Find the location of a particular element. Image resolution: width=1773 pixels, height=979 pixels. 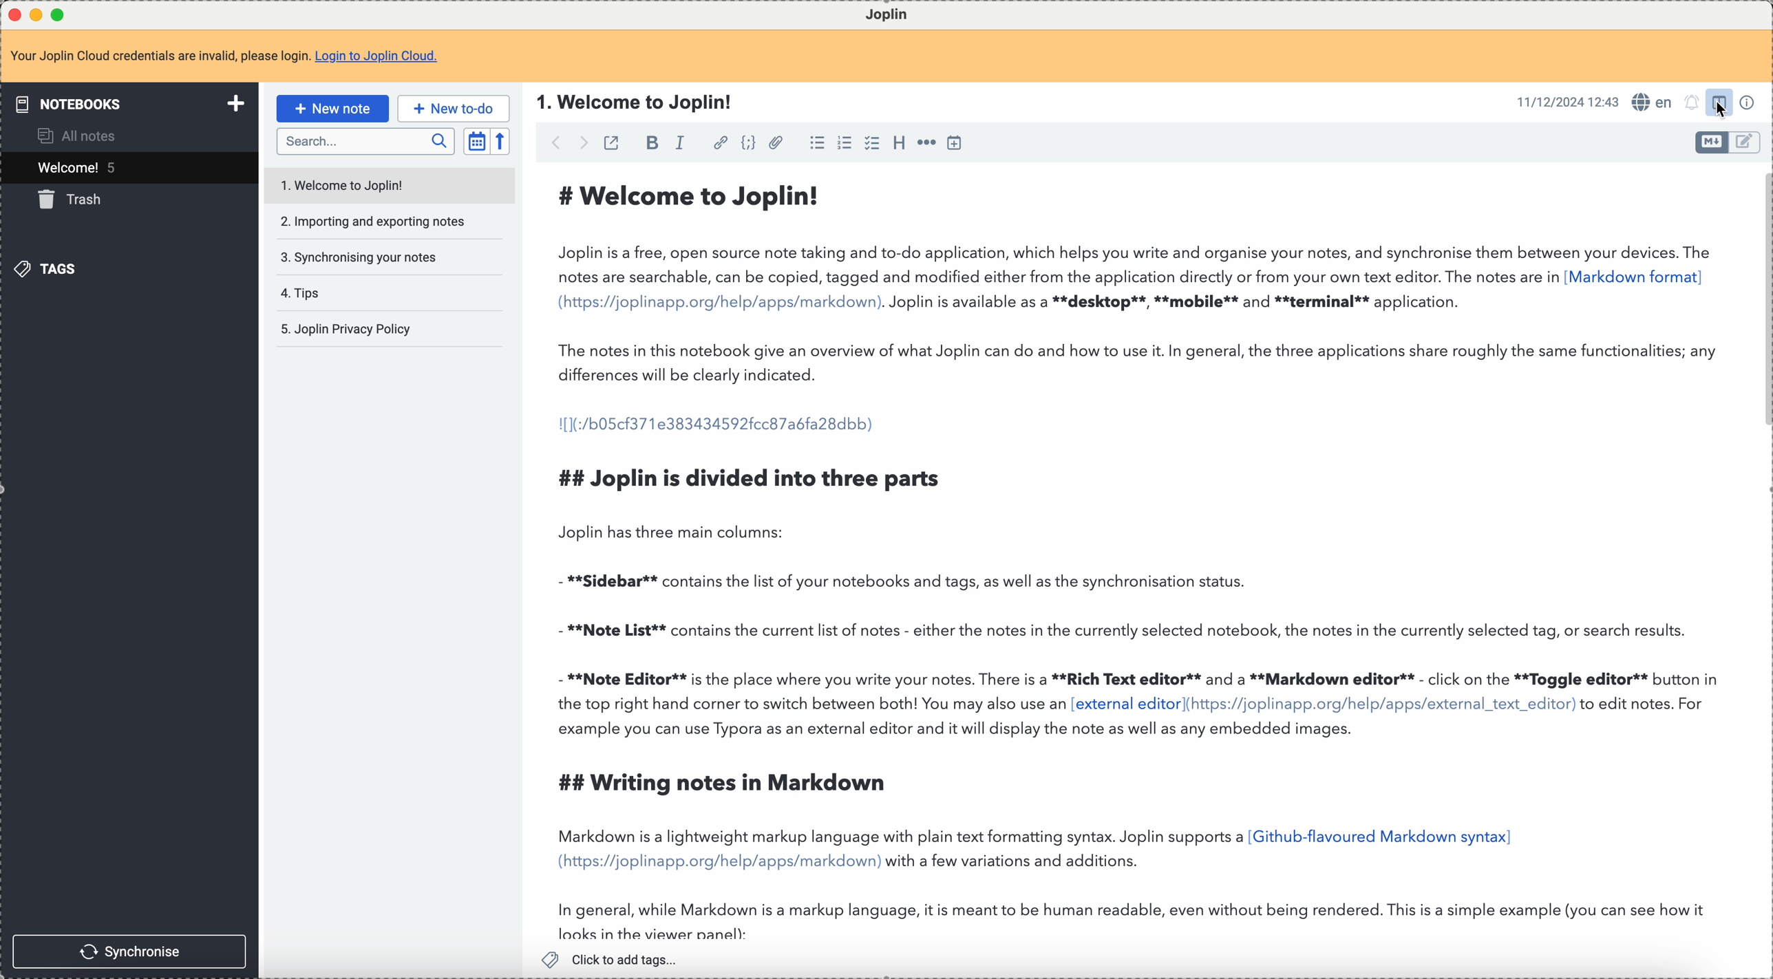

11/12/2024 12:43 is located at coordinates (1567, 101).